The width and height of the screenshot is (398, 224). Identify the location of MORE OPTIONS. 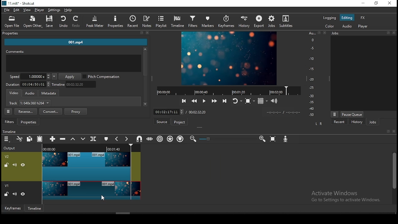
(334, 114).